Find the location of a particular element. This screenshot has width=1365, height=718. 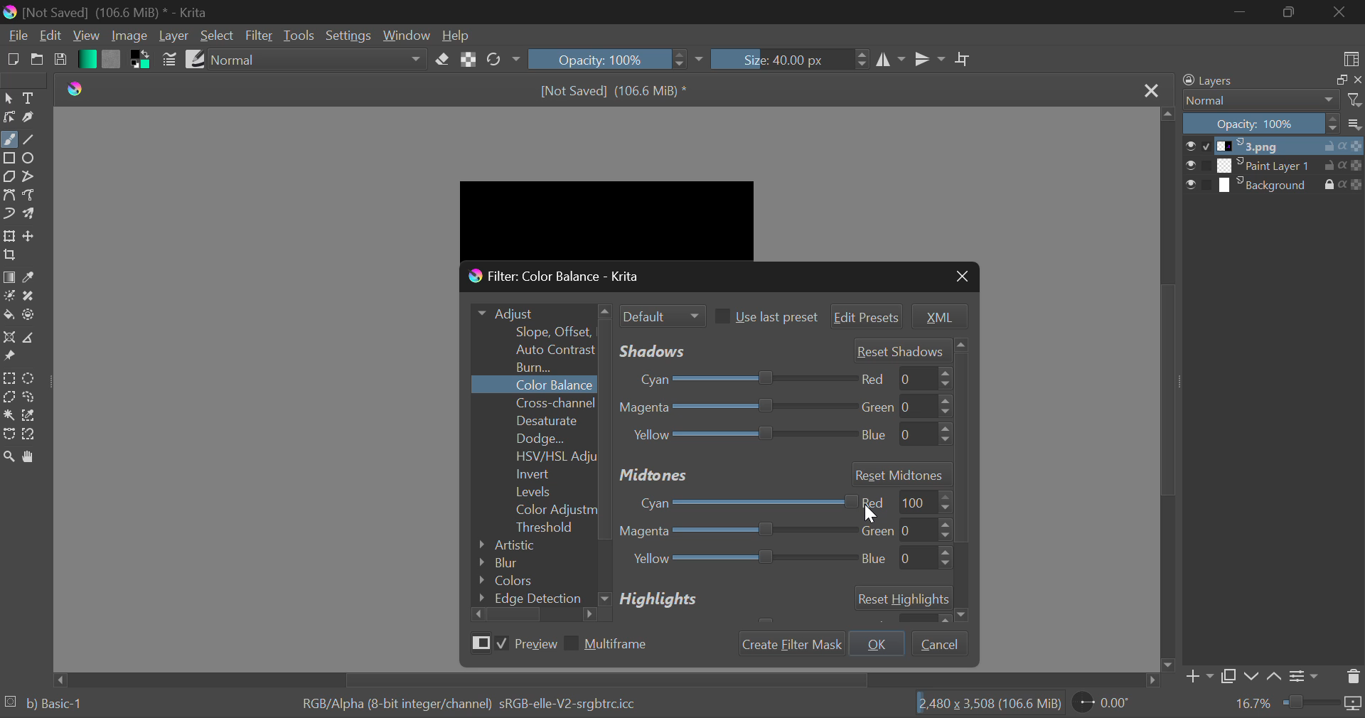

Measurements is located at coordinates (29, 338).